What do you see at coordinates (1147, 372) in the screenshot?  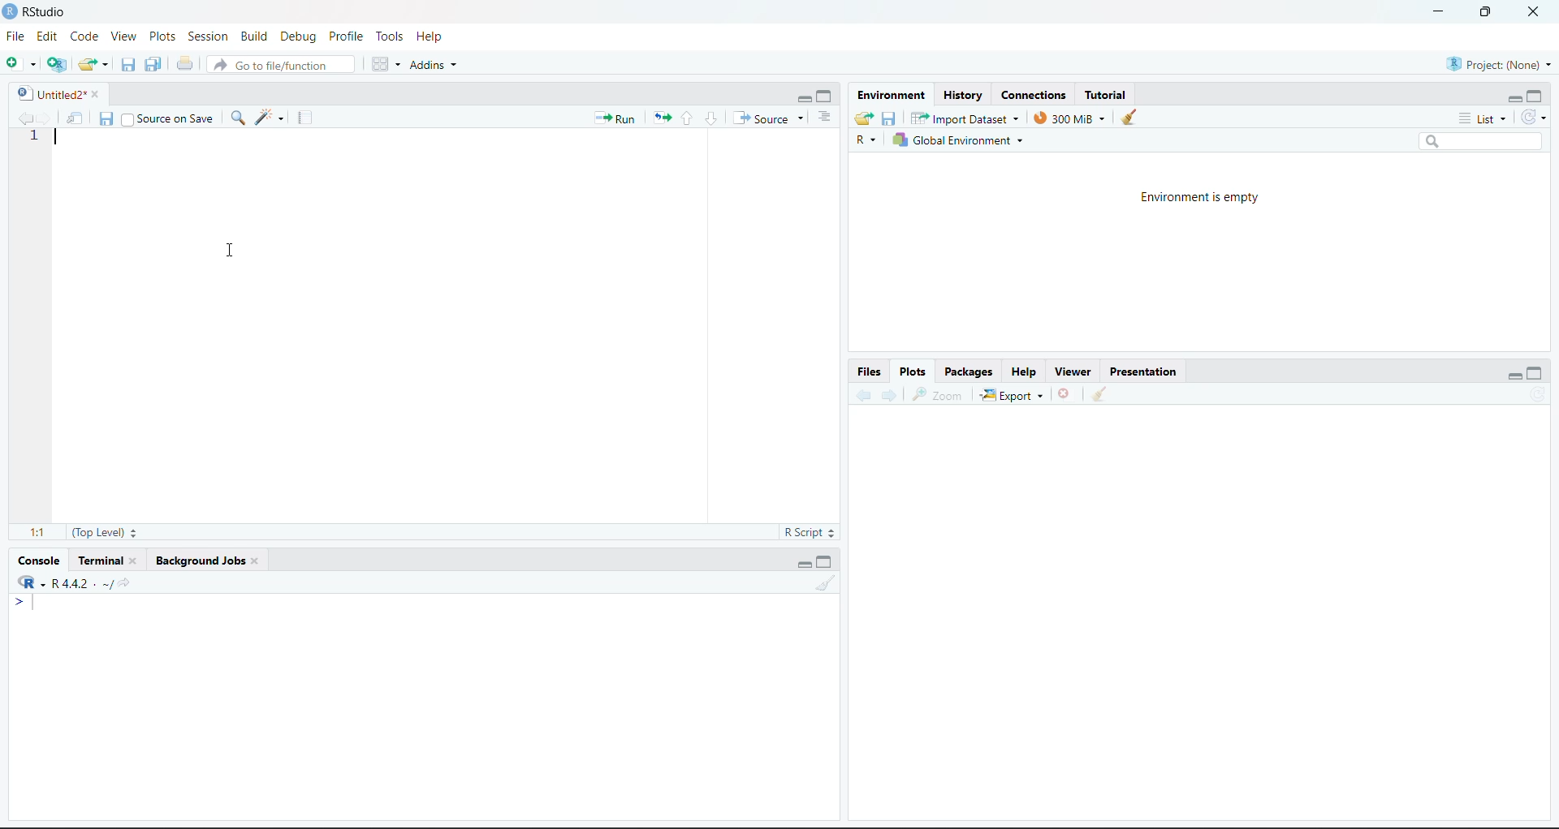 I see `Presentation` at bounding box center [1147, 372].